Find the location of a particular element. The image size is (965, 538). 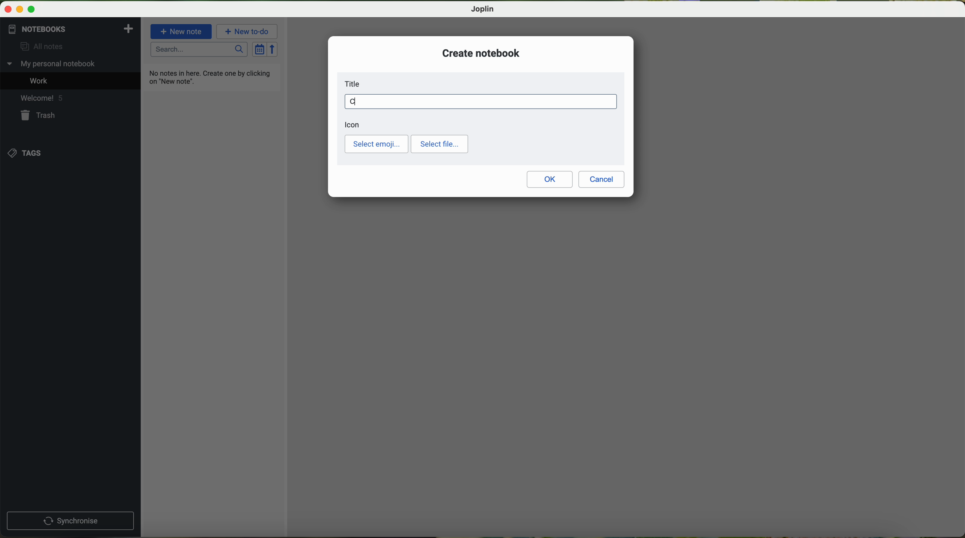

OK is located at coordinates (550, 179).